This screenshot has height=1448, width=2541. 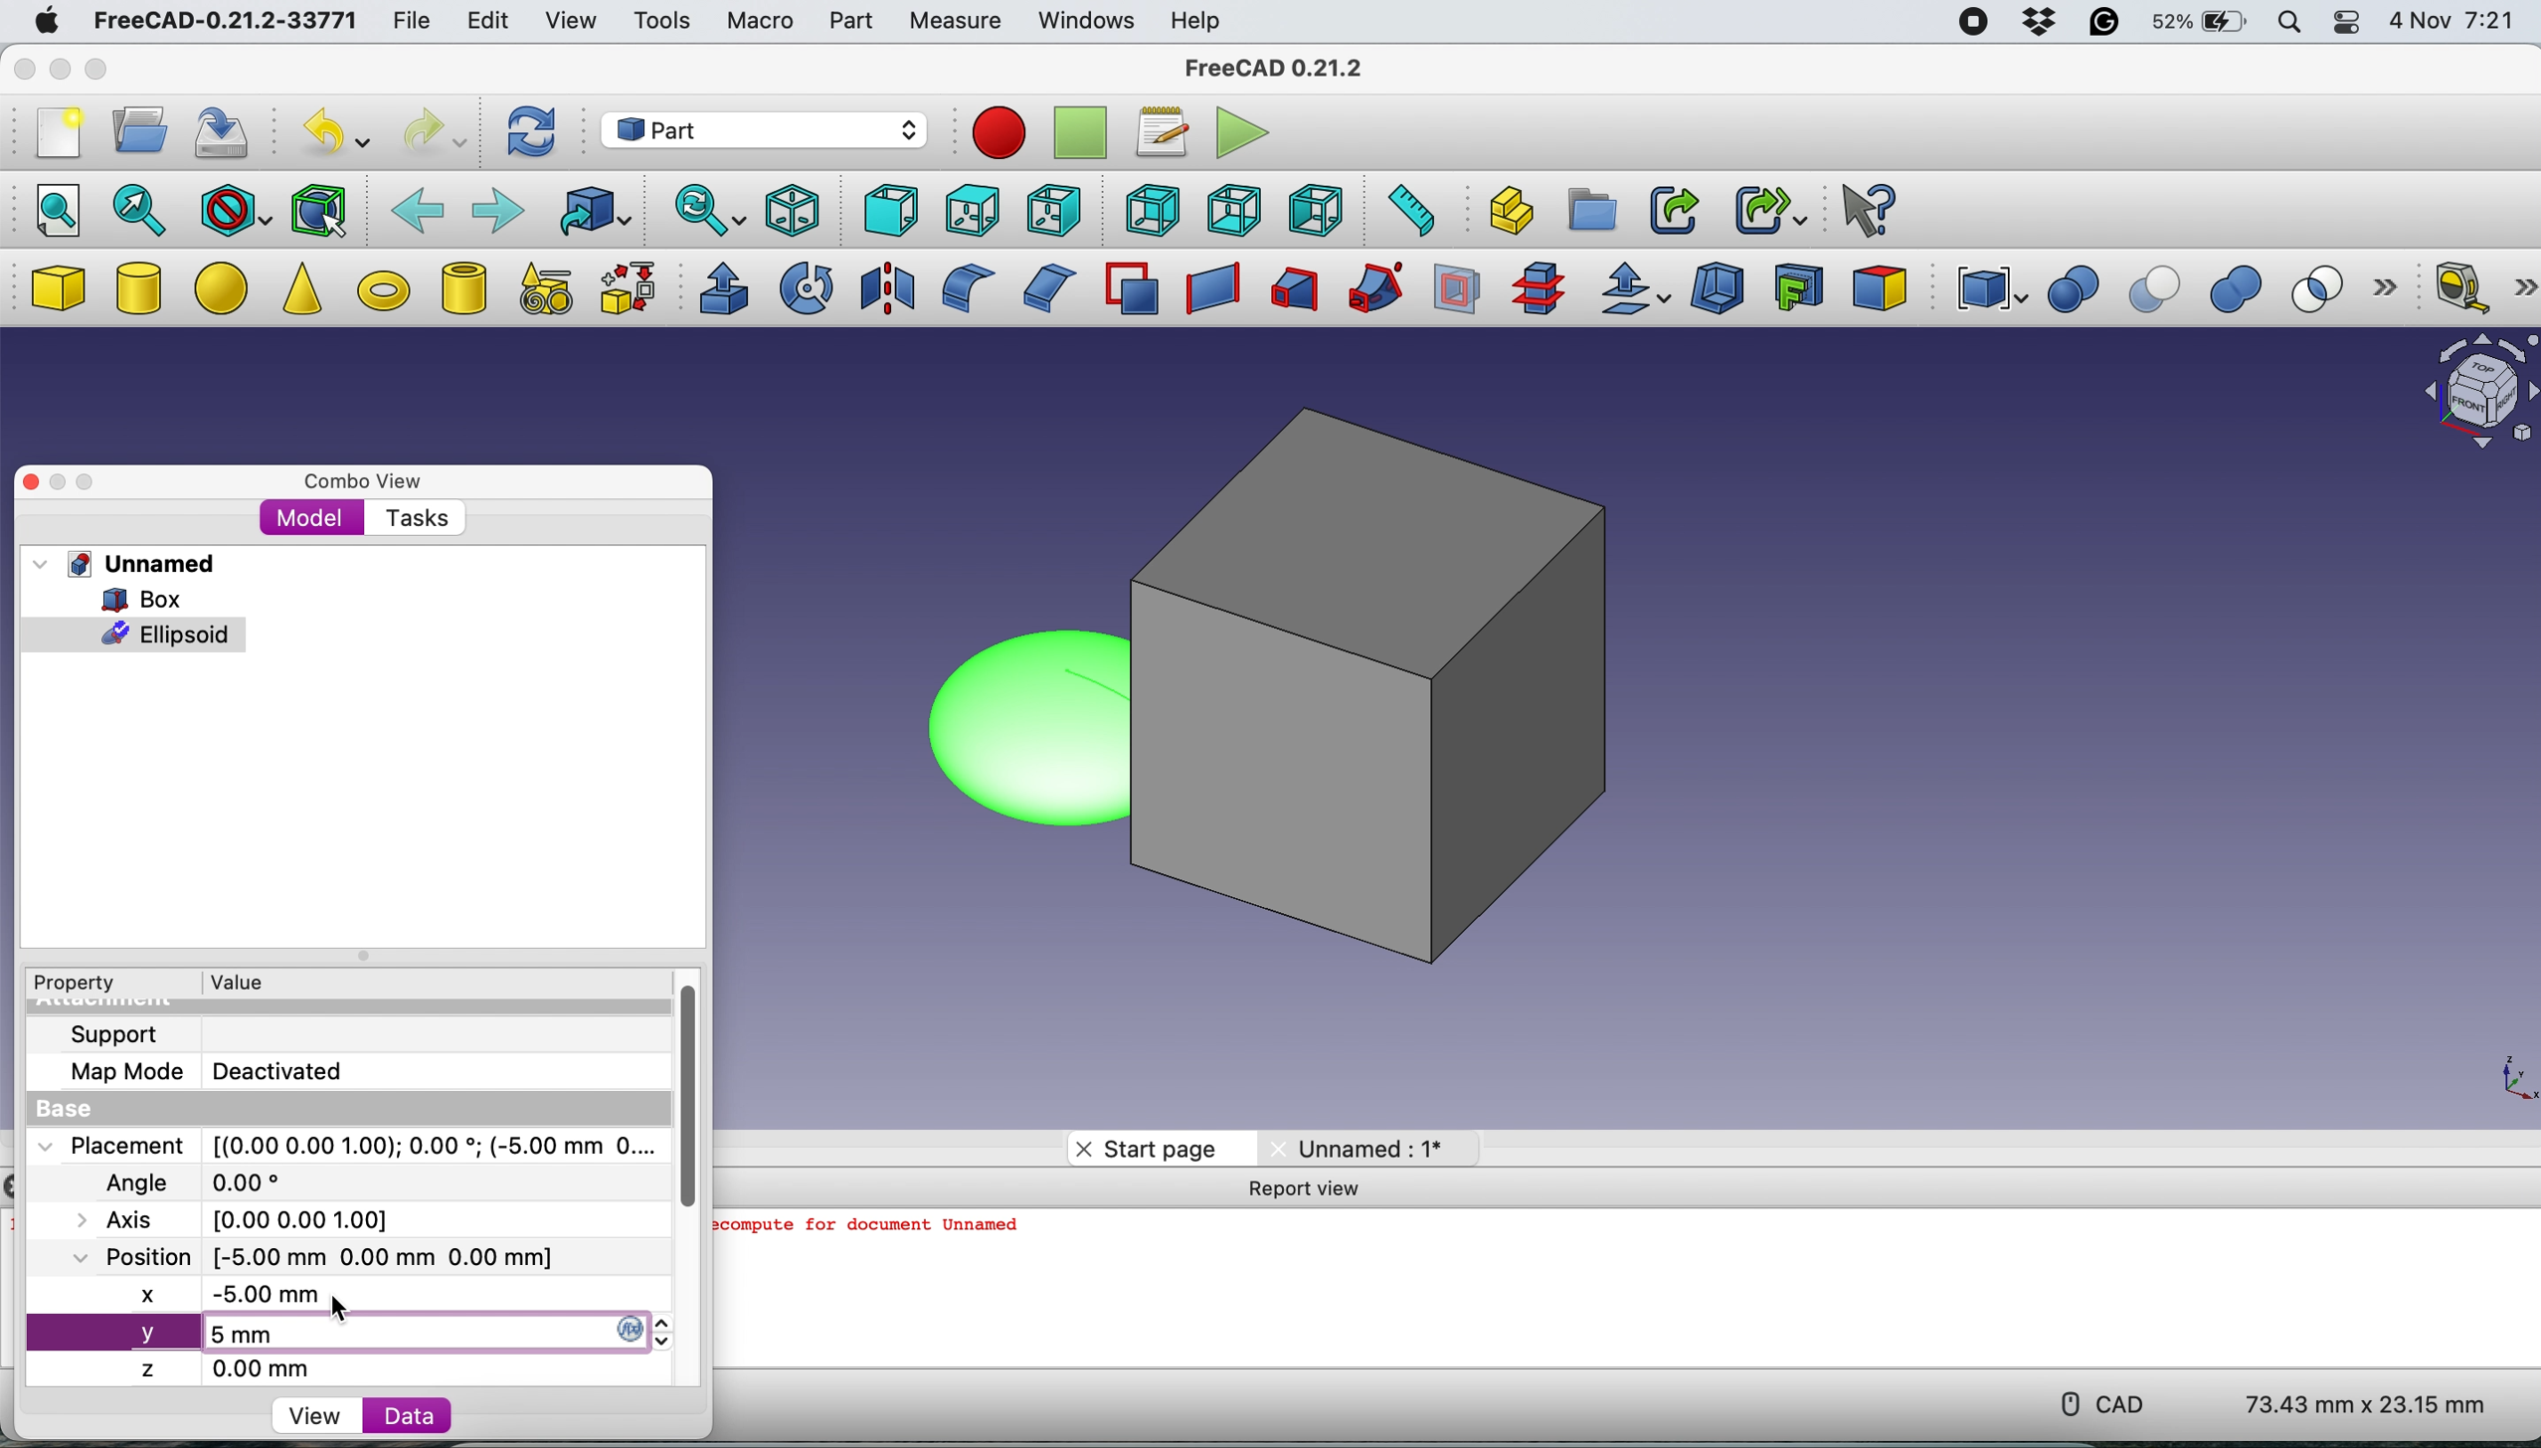 I want to click on part, so click(x=849, y=25).